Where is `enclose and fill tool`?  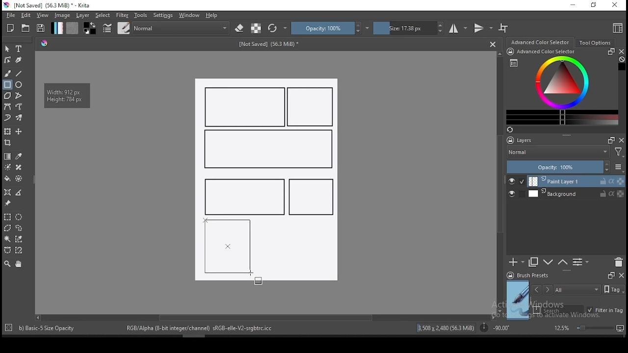 enclose and fill tool is located at coordinates (19, 178).